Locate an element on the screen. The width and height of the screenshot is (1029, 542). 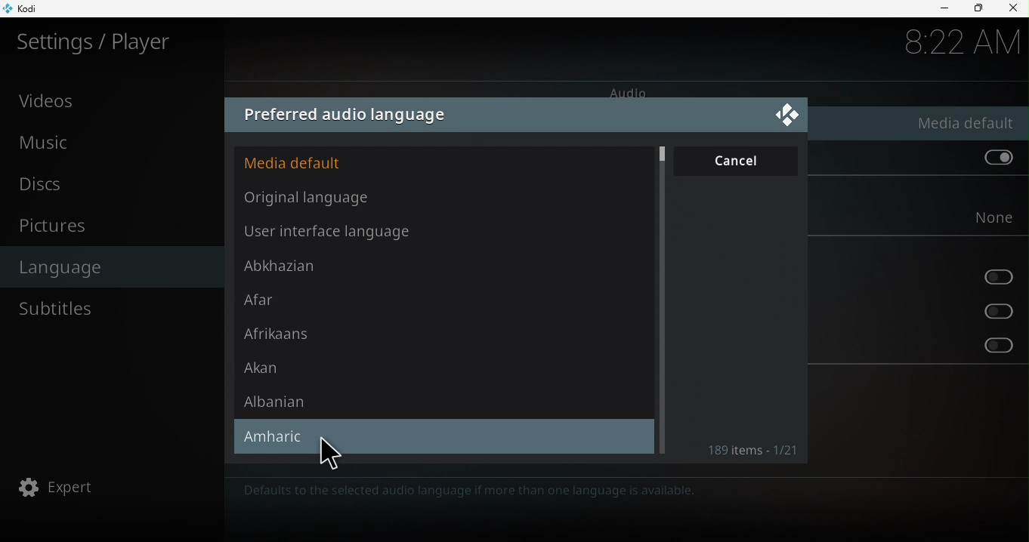
Afrikaans is located at coordinates (436, 337).